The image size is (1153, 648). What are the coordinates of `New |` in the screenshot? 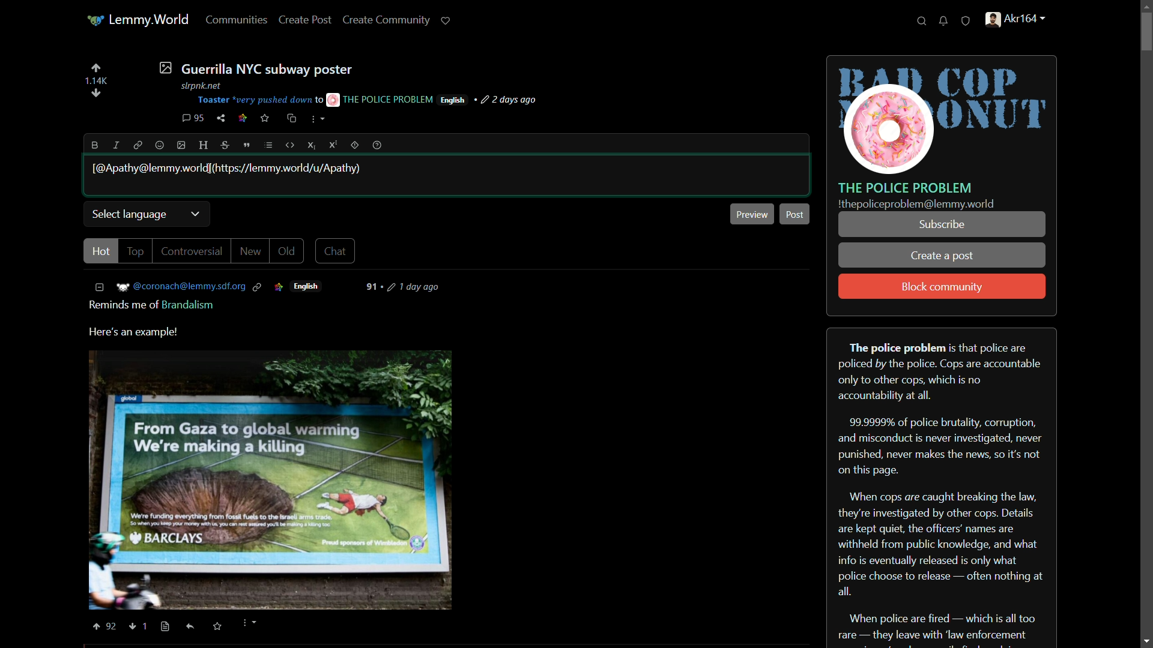 It's located at (252, 252).